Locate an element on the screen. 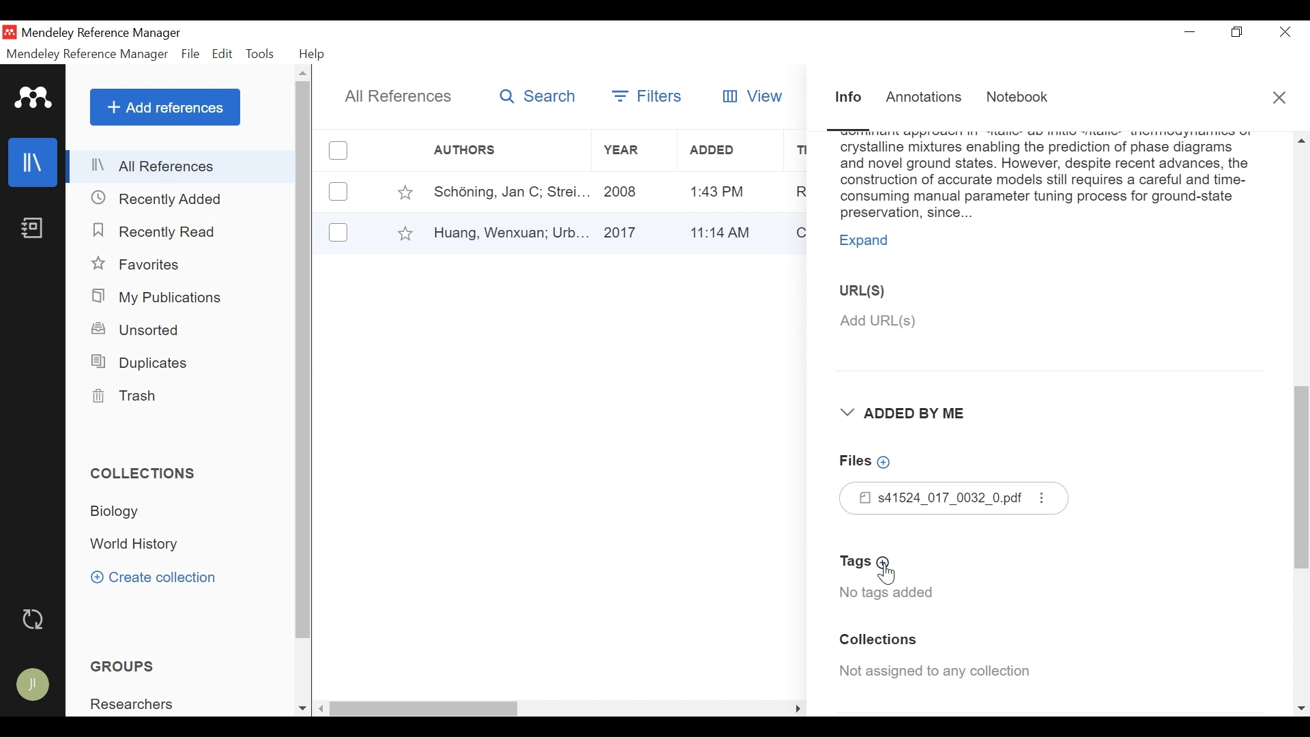 The image size is (1310, 737). Add URL(S) is located at coordinates (957, 321).